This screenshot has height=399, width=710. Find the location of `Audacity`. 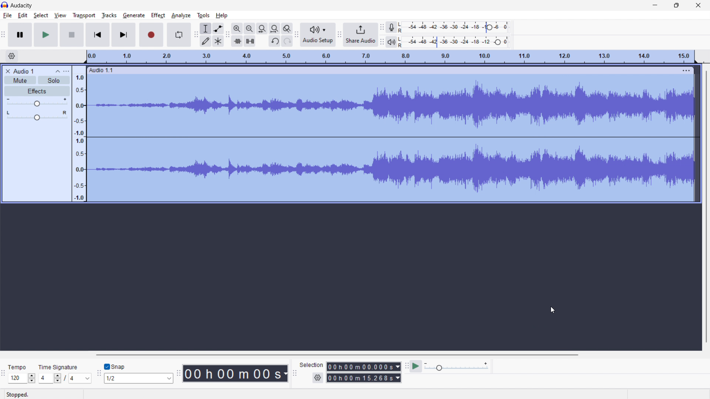

Audacity is located at coordinates (22, 6).